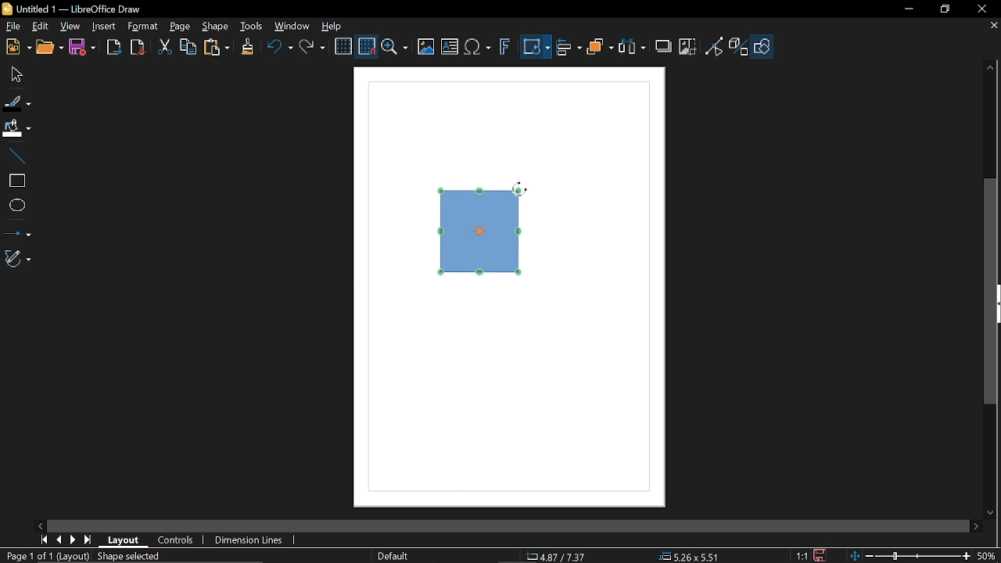  What do you see at coordinates (995, 26) in the screenshot?
I see `Close tab` at bounding box center [995, 26].